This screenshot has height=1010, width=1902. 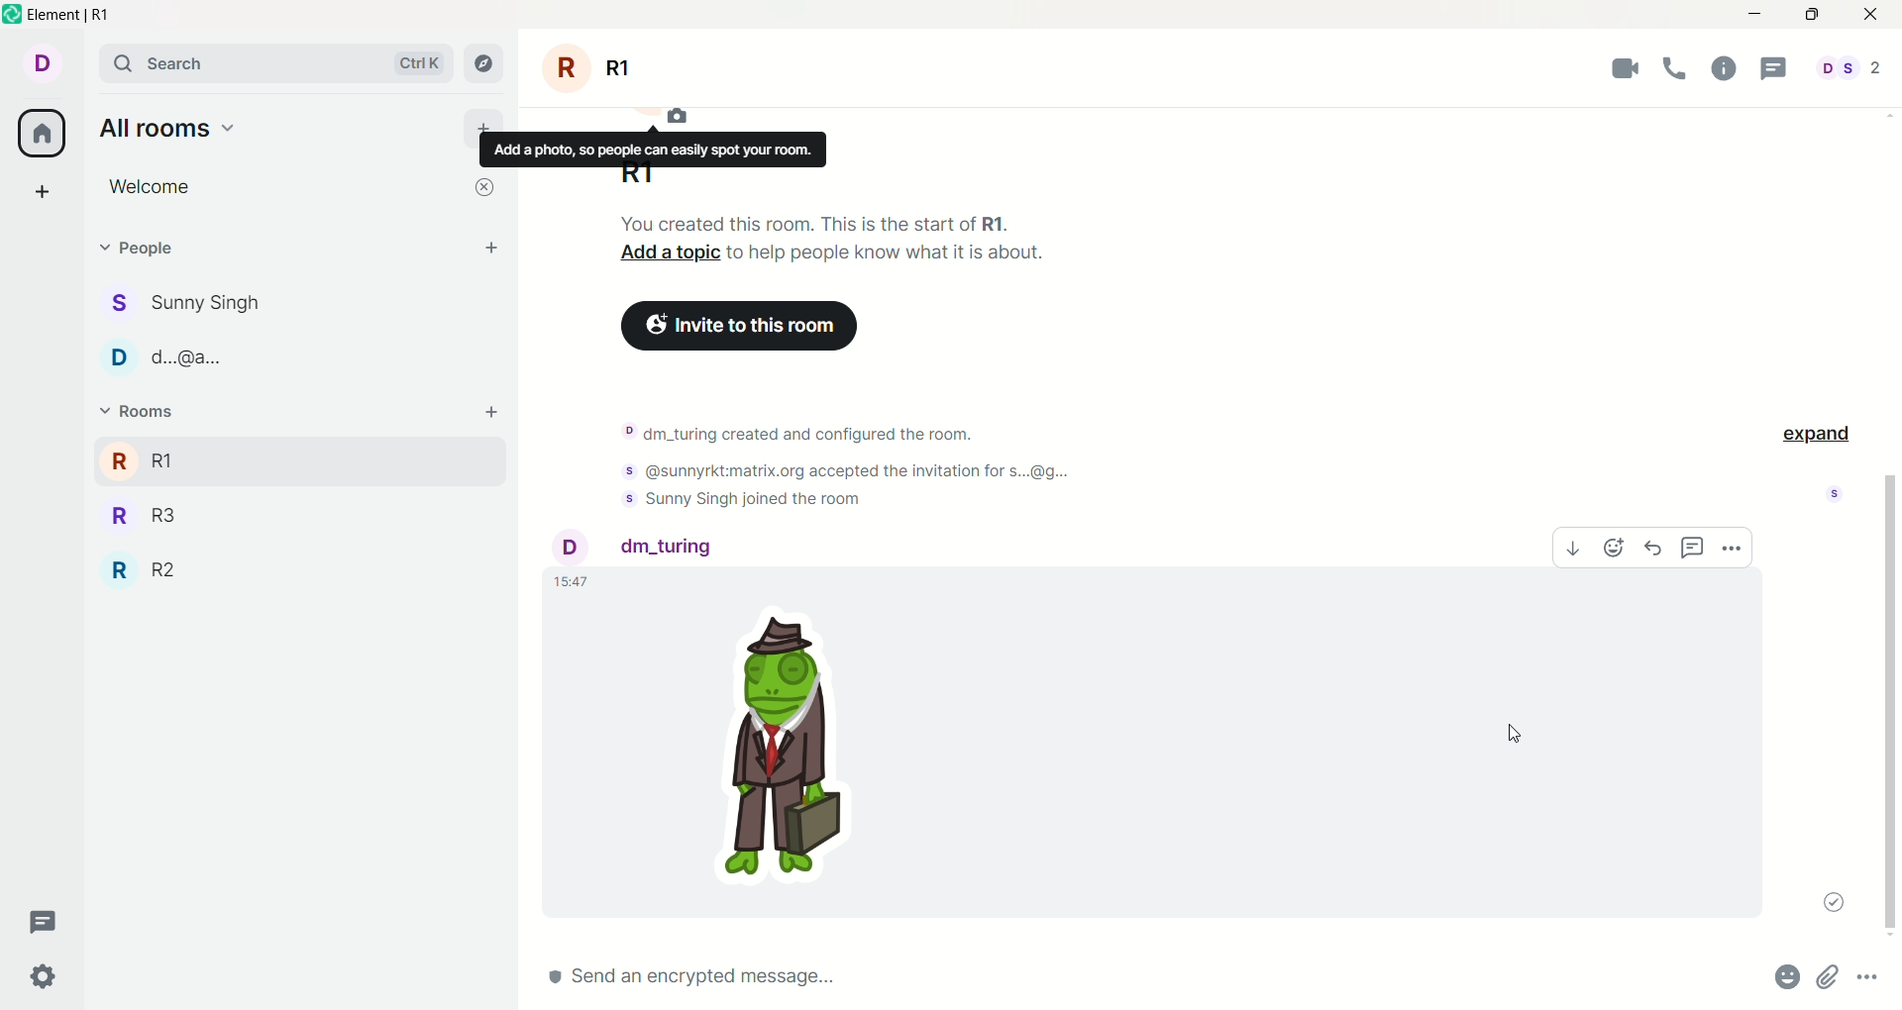 What do you see at coordinates (1654, 548) in the screenshot?
I see `reply` at bounding box center [1654, 548].